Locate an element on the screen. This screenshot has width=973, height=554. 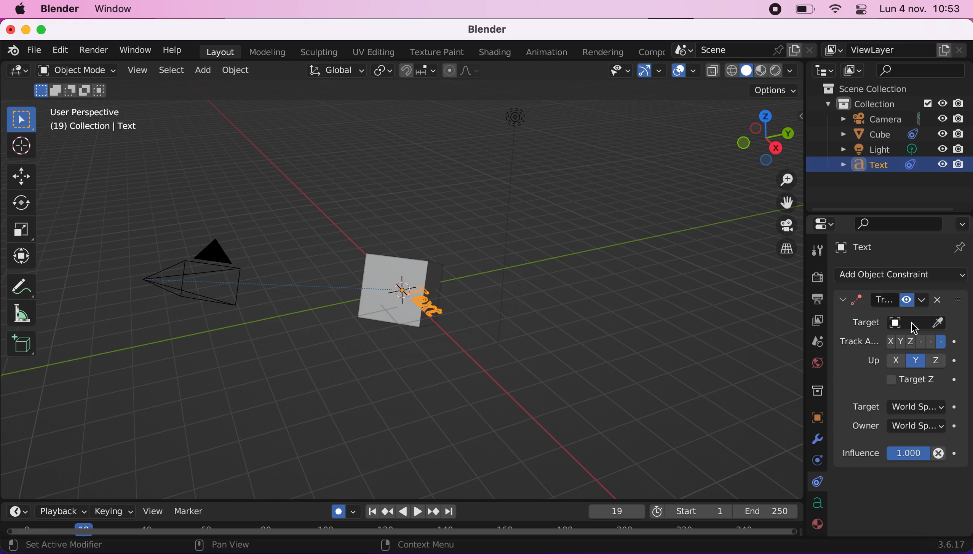
collection is located at coordinates (888, 105).